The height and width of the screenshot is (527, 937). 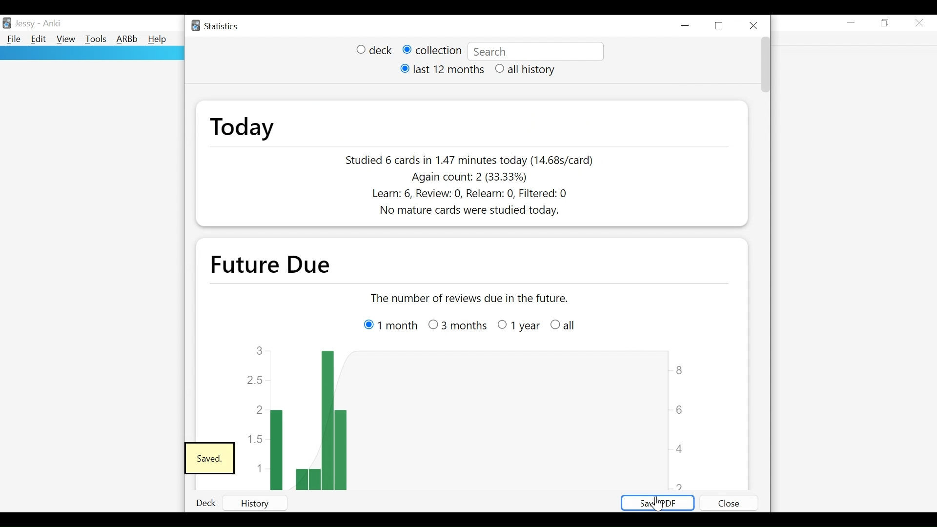 What do you see at coordinates (281, 264) in the screenshot?
I see `future due` at bounding box center [281, 264].